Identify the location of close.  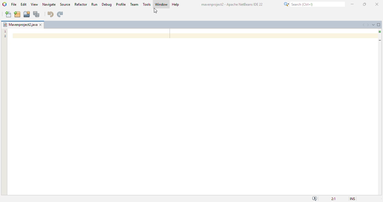
(377, 4).